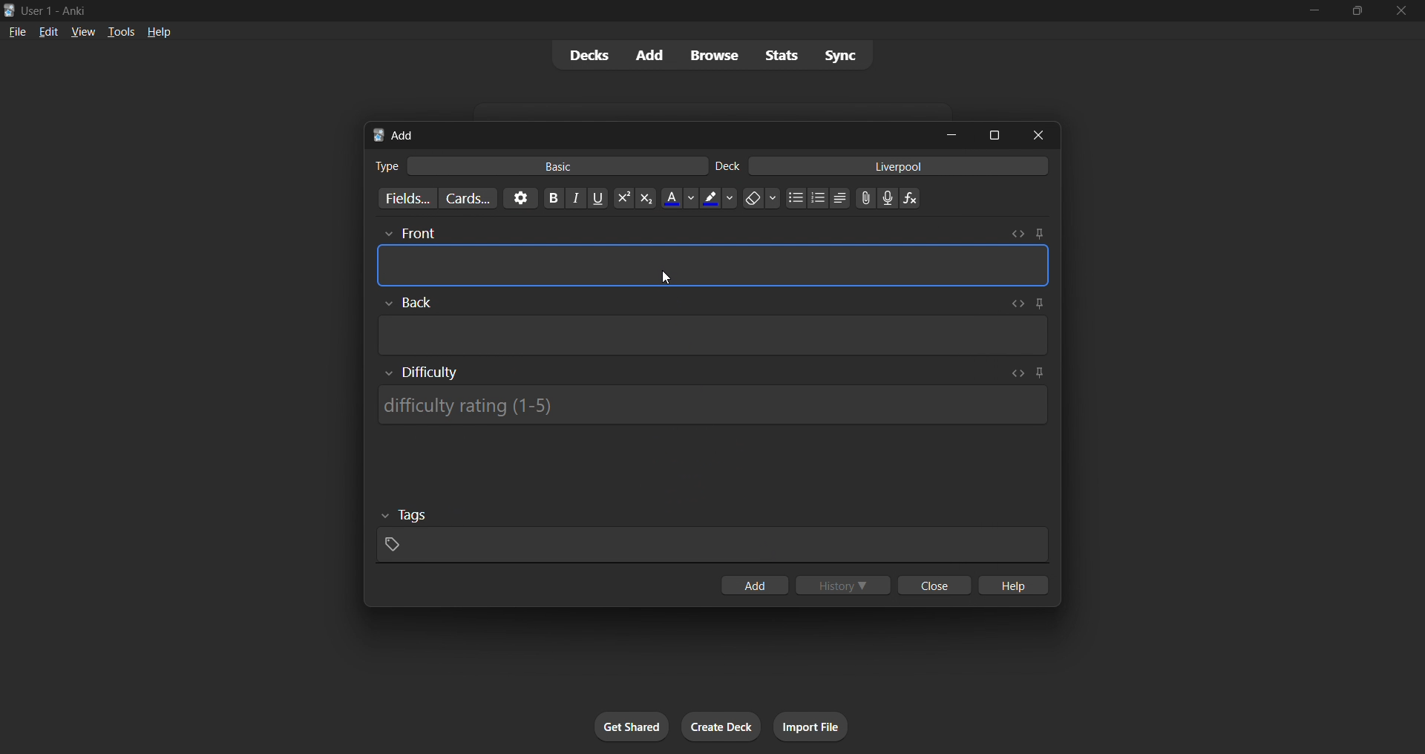  Describe the element at coordinates (665, 278) in the screenshot. I see `Cursor` at that location.